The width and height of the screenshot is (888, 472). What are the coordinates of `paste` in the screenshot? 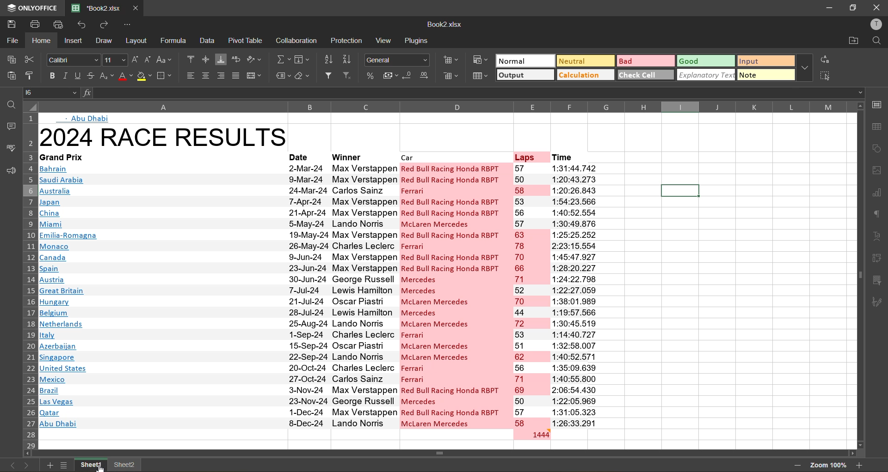 It's located at (12, 78).